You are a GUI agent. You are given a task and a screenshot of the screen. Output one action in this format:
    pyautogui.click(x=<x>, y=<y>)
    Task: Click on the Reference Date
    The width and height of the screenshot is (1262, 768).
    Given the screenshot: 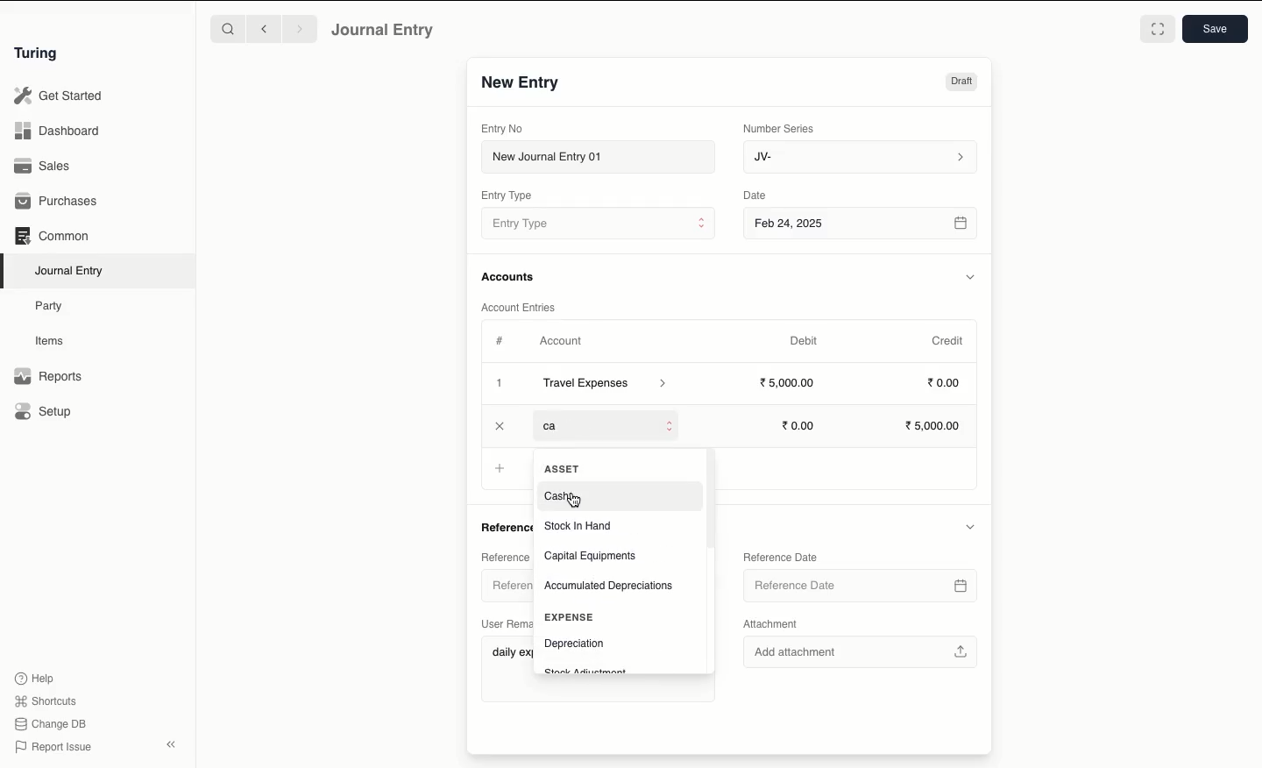 What is the action you would take?
    pyautogui.click(x=861, y=587)
    